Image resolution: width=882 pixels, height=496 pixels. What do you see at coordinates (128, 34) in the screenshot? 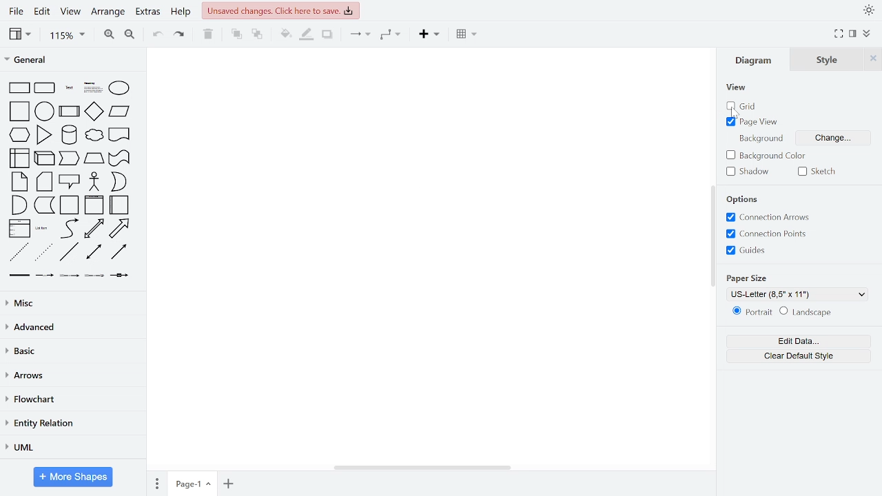
I see `zoom out` at bounding box center [128, 34].